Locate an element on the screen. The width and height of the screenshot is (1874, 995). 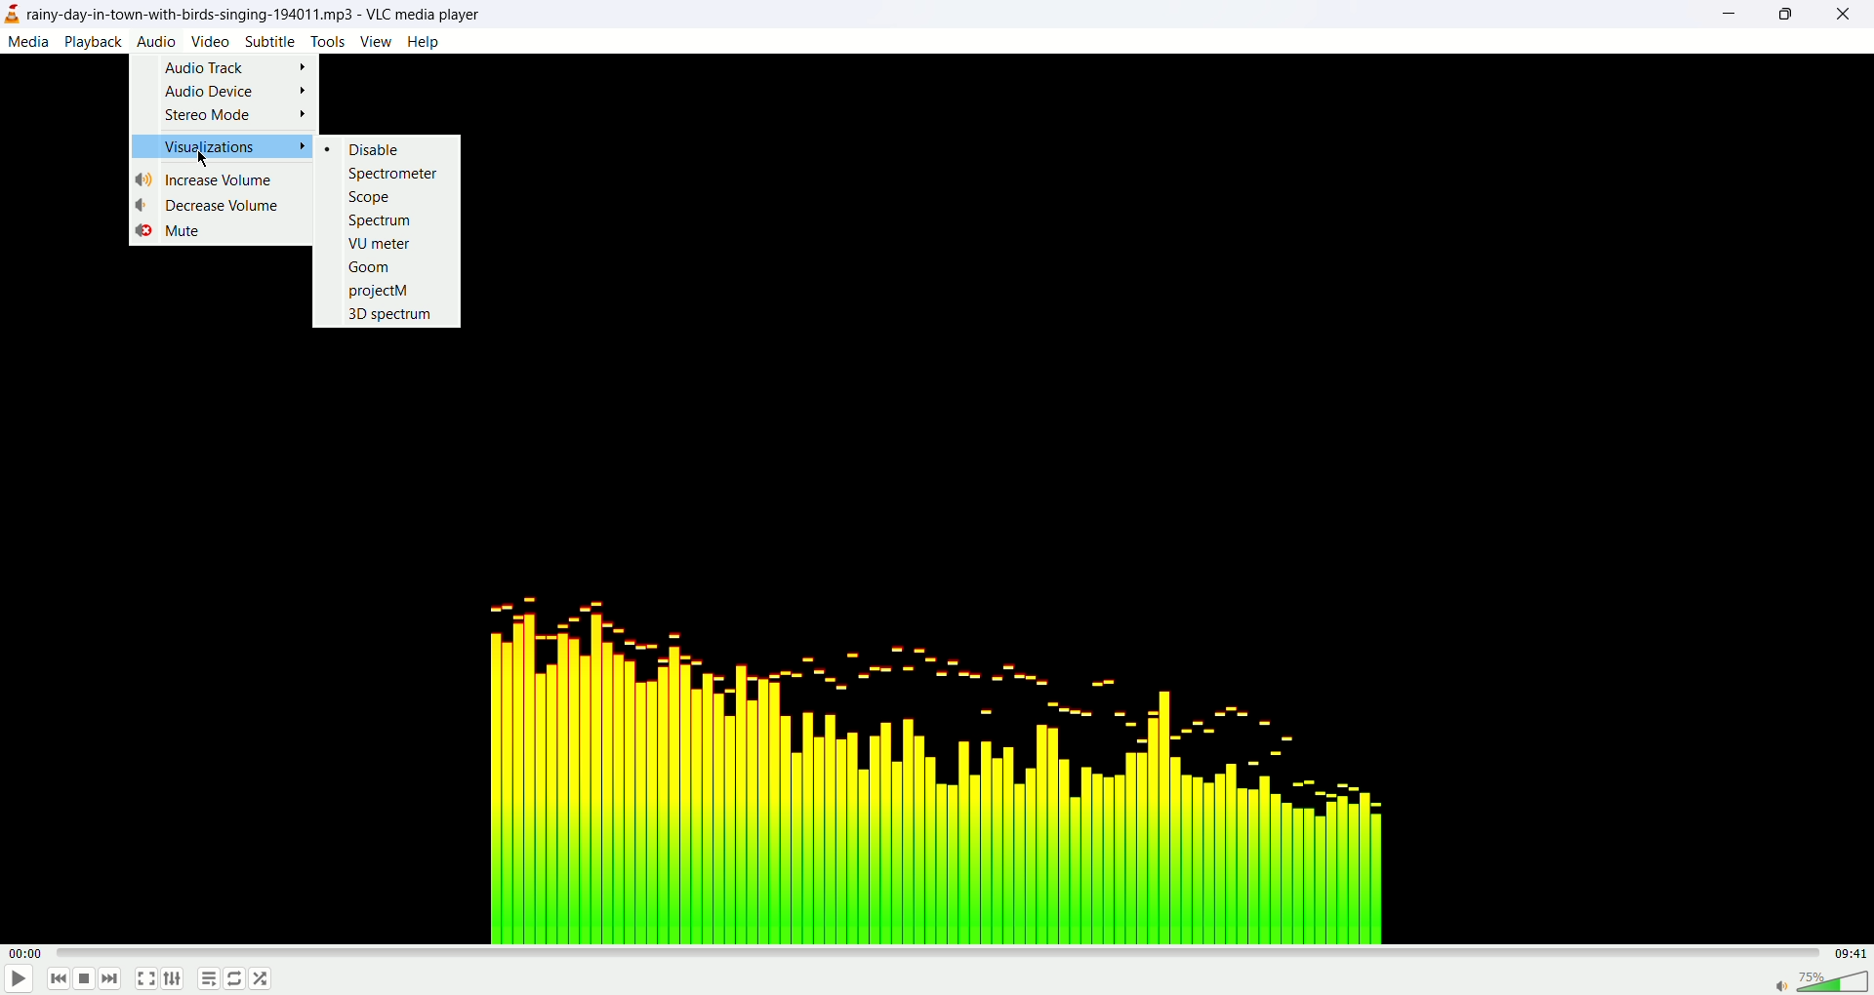
maximize is located at coordinates (1789, 17).